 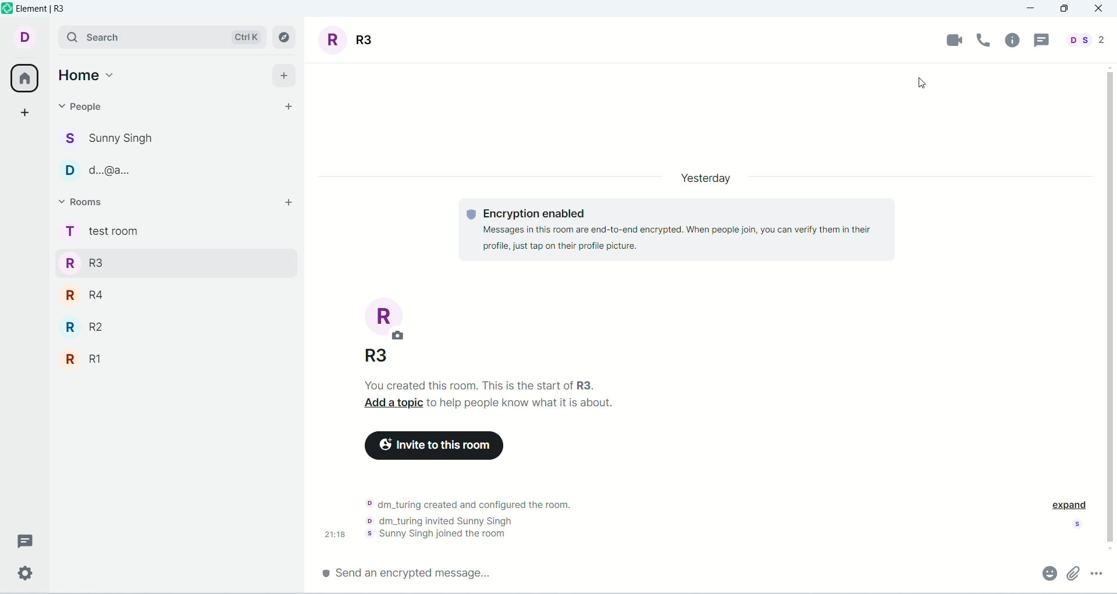 What do you see at coordinates (707, 176) in the screenshot?
I see `day` at bounding box center [707, 176].